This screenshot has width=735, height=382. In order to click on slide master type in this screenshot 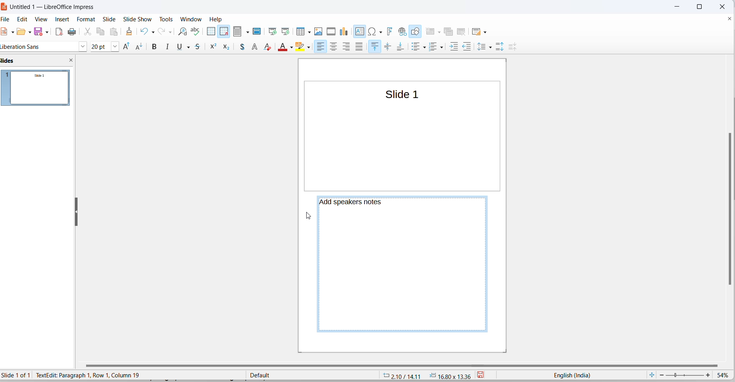, I will do `click(312, 375)`.